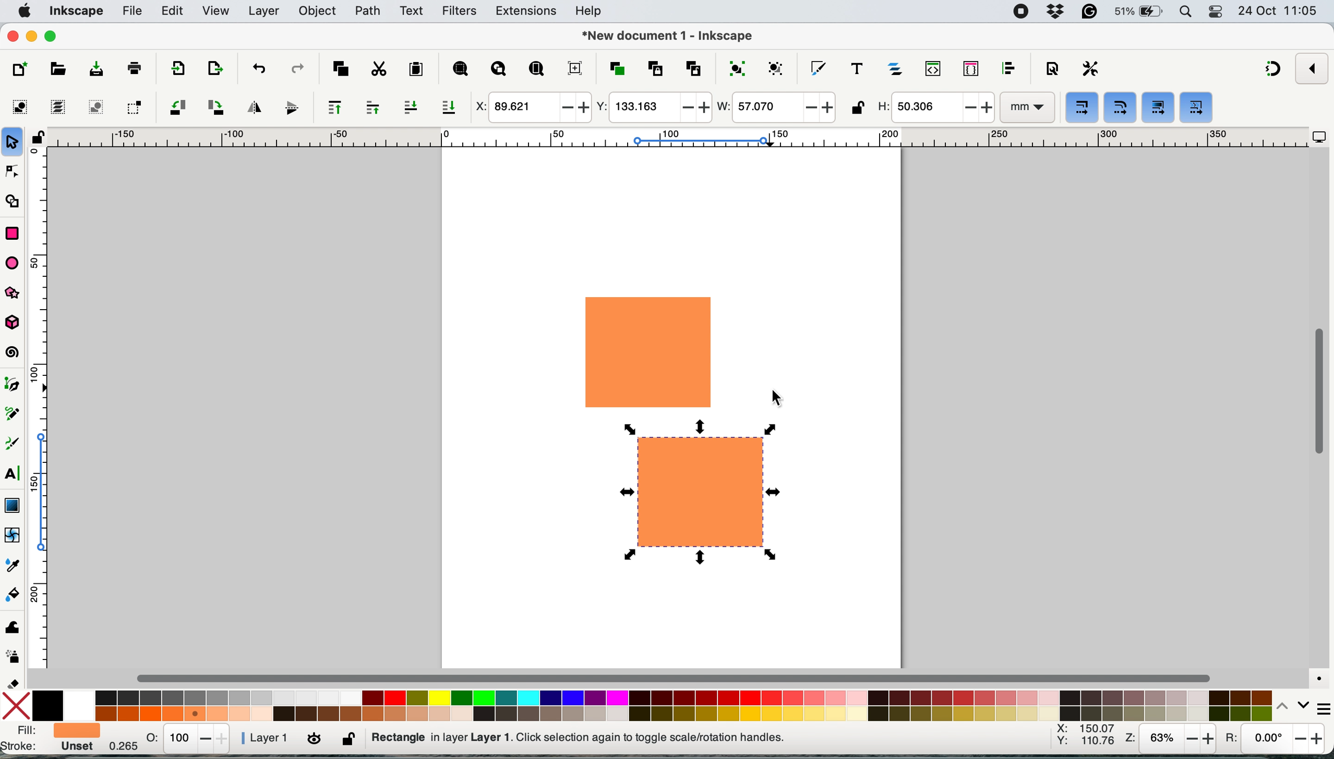 The image size is (1334, 759). I want to click on new, so click(22, 69).